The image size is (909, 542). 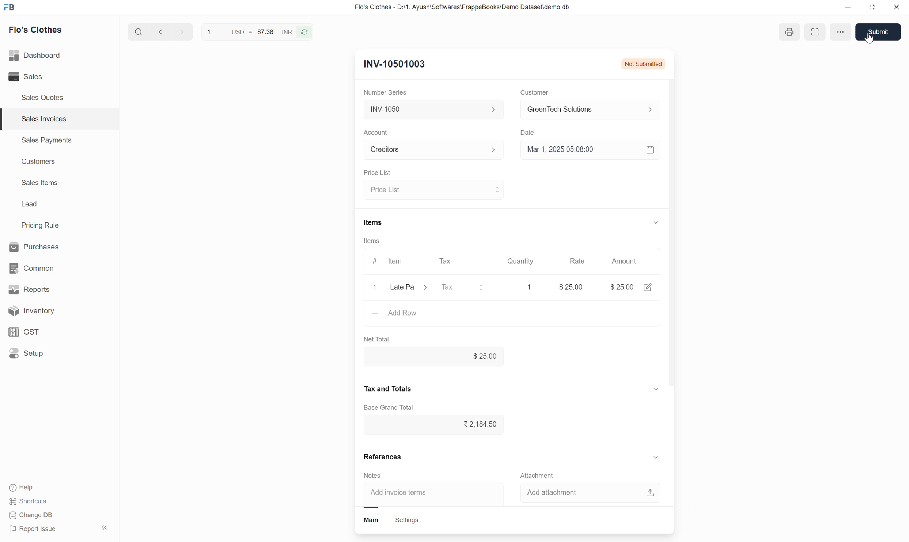 What do you see at coordinates (373, 222) in the screenshot?
I see `Items` at bounding box center [373, 222].